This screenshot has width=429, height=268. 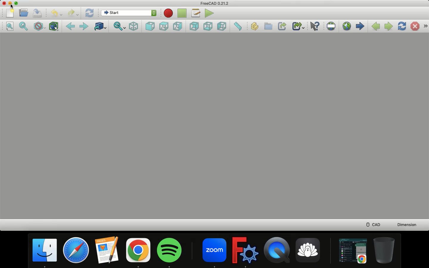 I want to click on Stop loading, so click(x=414, y=26).